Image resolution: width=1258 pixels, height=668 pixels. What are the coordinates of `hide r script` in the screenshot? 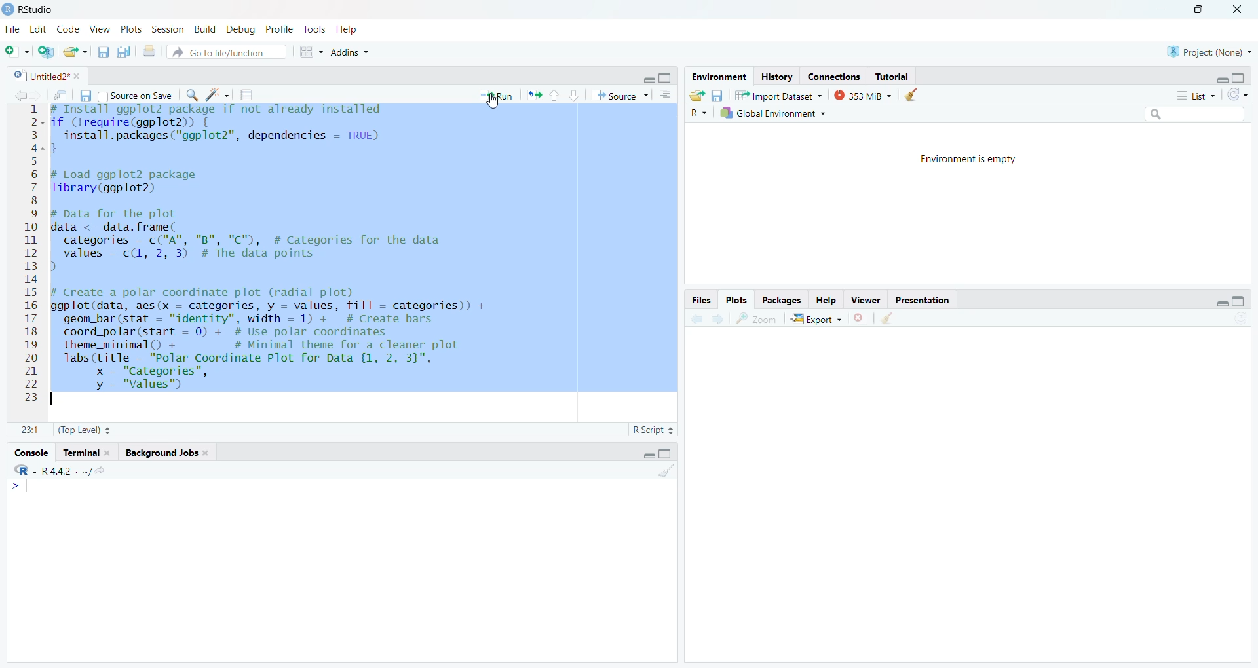 It's located at (1221, 301).